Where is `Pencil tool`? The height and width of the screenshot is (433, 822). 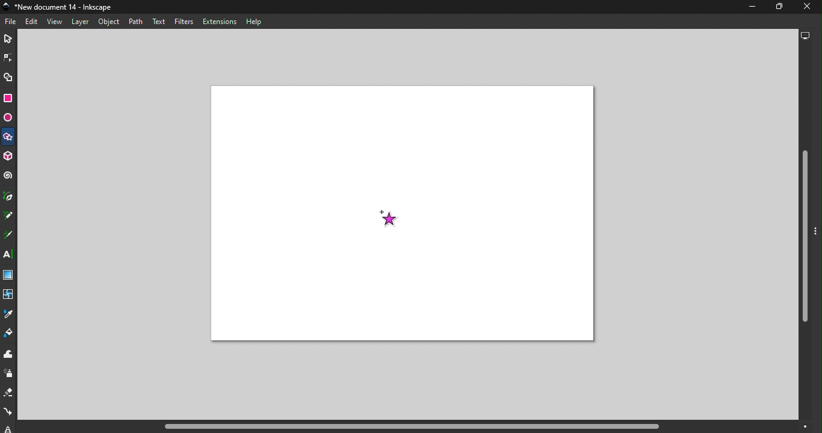
Pencil tool is located at coordinates (8, 217).